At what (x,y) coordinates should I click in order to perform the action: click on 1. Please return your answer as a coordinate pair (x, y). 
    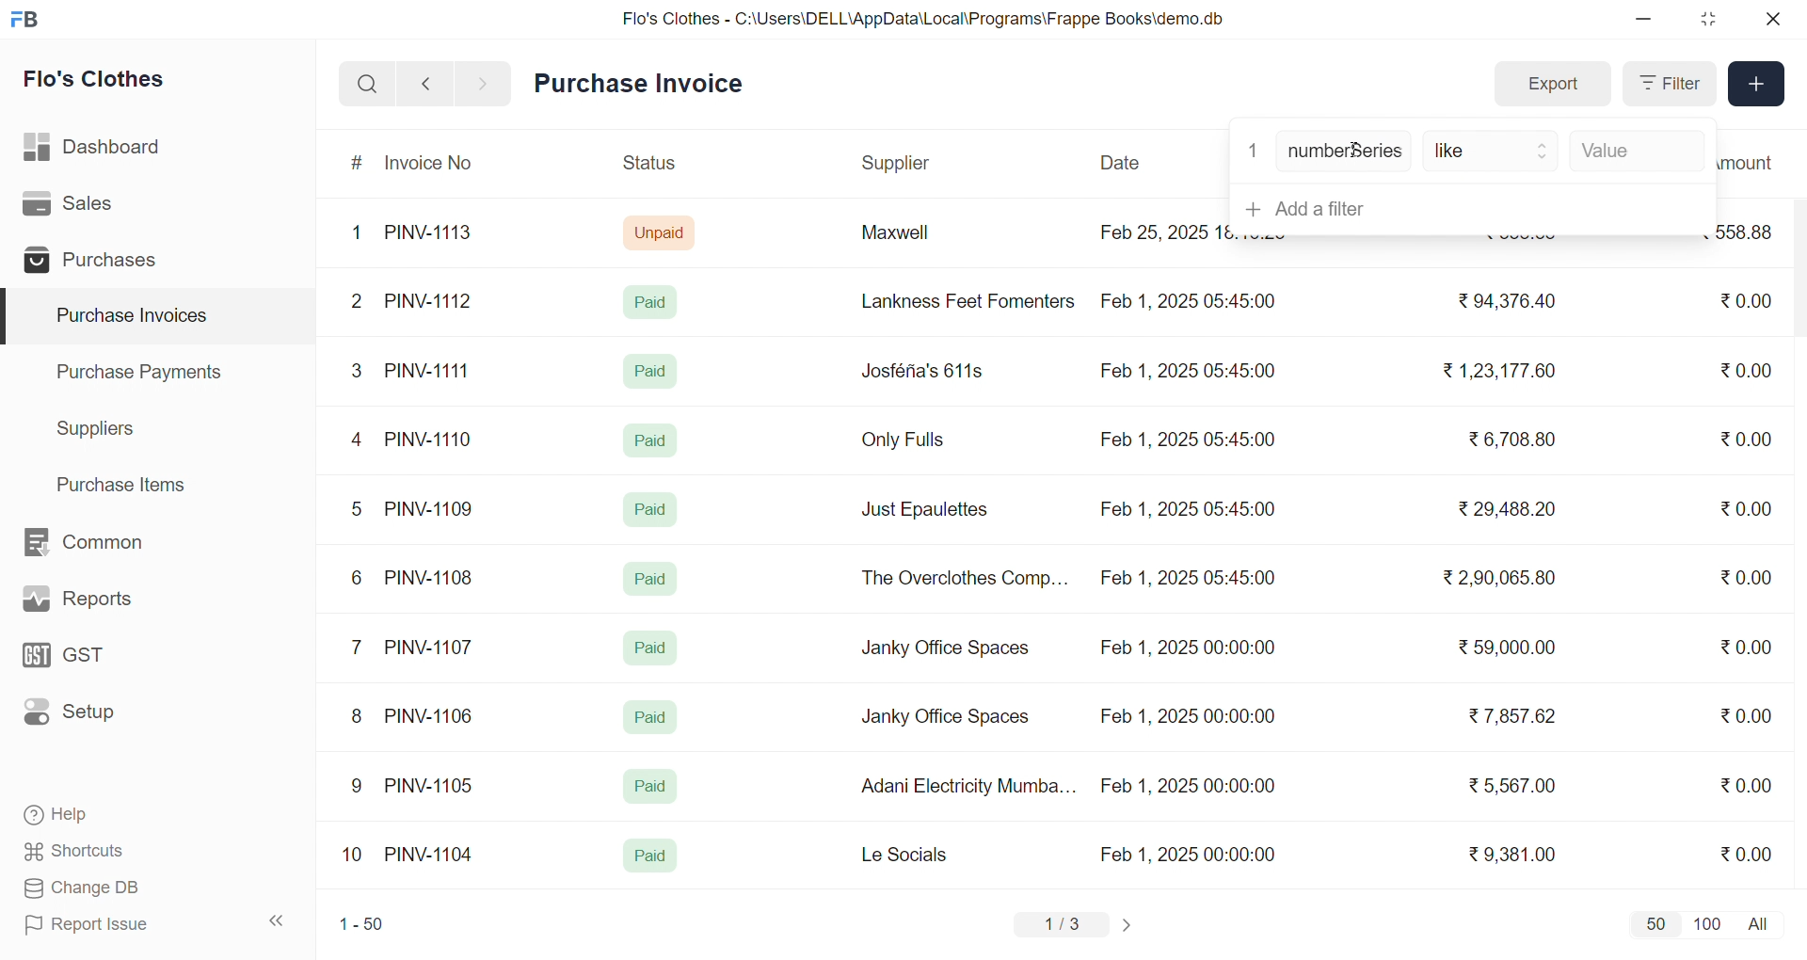
    Looking at the image, I should click on (1253, 149).